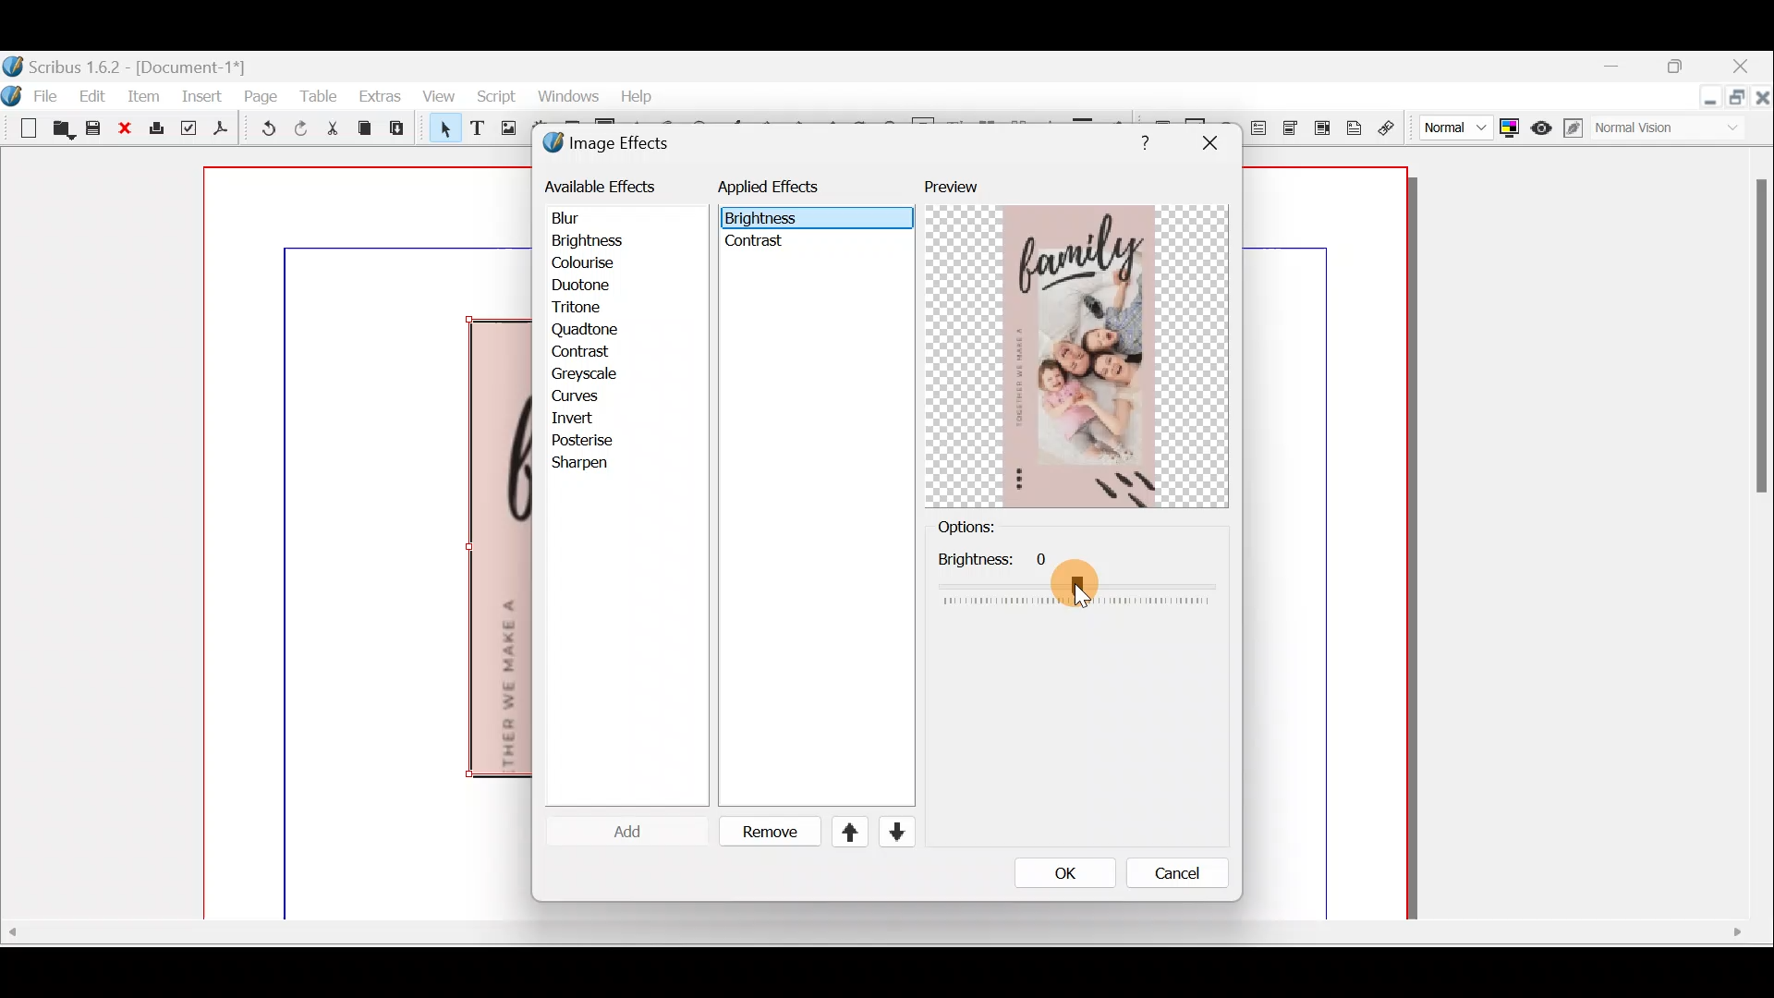 The width and height of the screenshot is (1774, 998). I want to click on Redo, so click(300, 128).